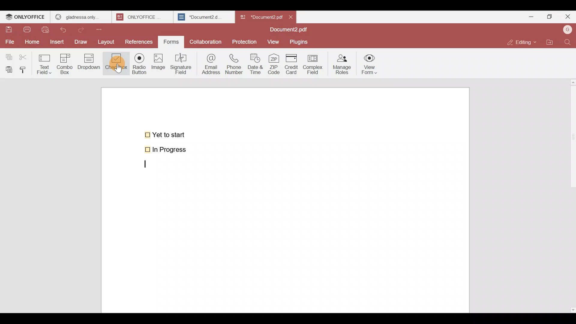 Image resolution: width=576 pixels, height=324 pixels. Describe the element at coordinates (66, 28) in the screenshot. I see `Undo` at that location.